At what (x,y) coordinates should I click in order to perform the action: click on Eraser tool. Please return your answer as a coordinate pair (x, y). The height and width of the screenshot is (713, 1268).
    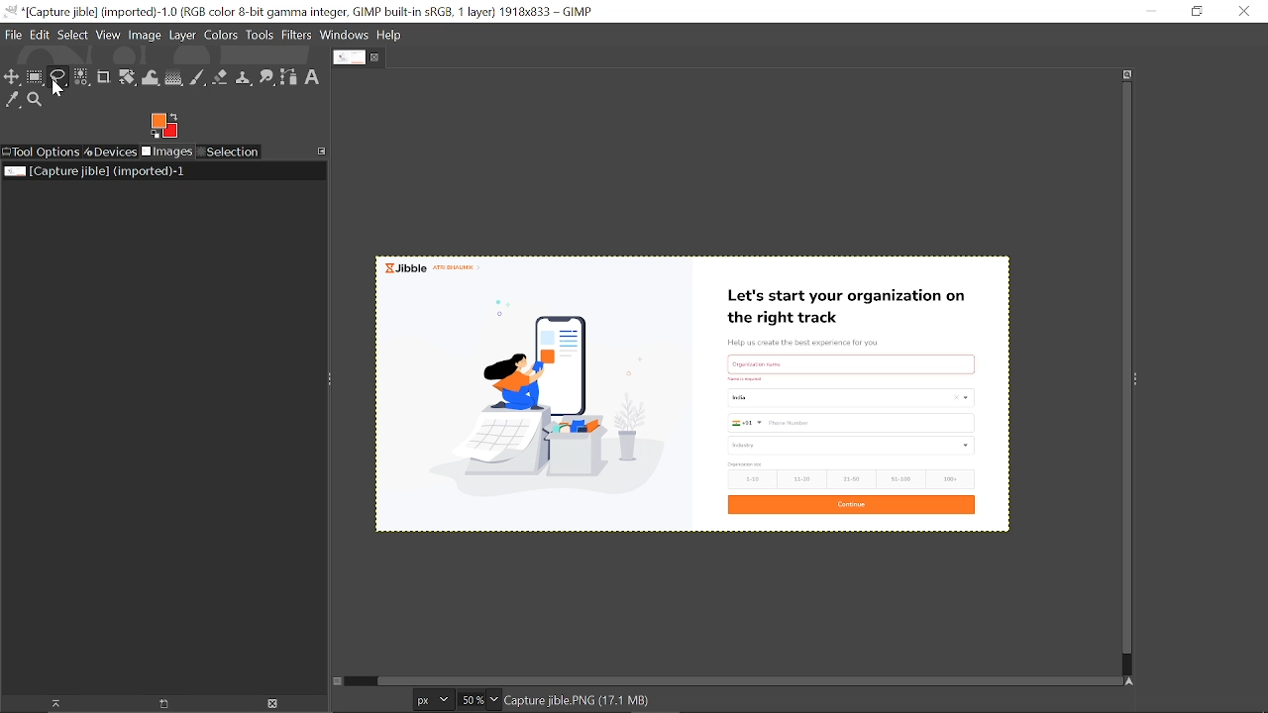
    Looking at the image, I should click on (220, 77).